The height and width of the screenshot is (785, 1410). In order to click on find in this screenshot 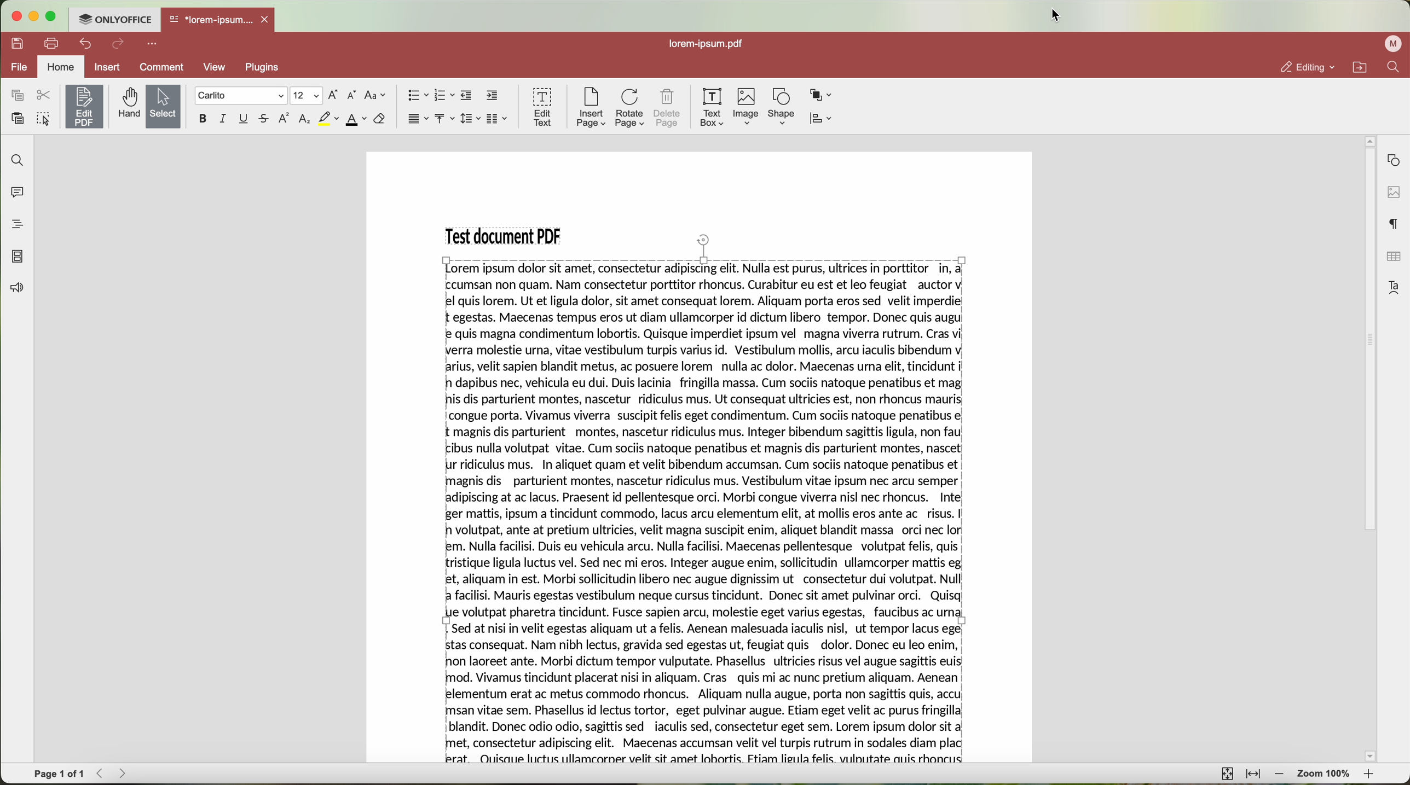, I will do `click(1395, 68)`.